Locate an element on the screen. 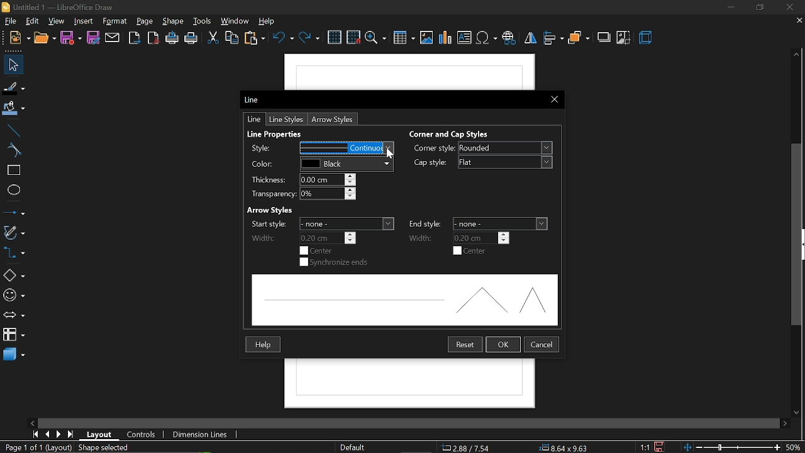  minimize is located at coordinates (731, 8).